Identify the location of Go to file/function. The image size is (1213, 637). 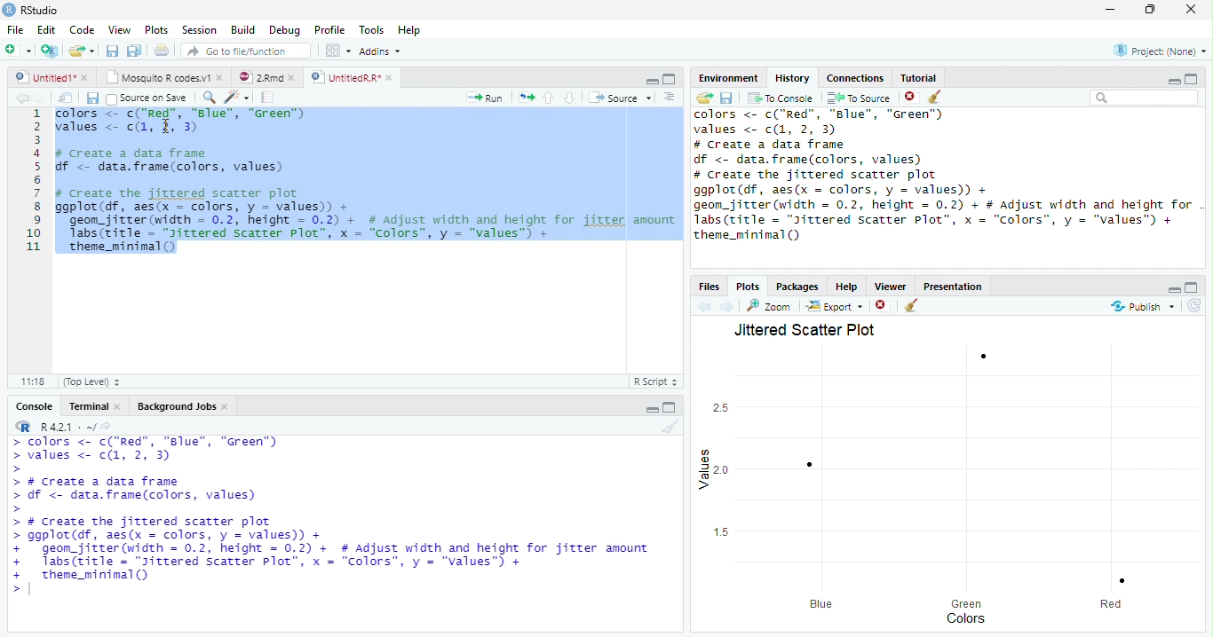
(246, 51).